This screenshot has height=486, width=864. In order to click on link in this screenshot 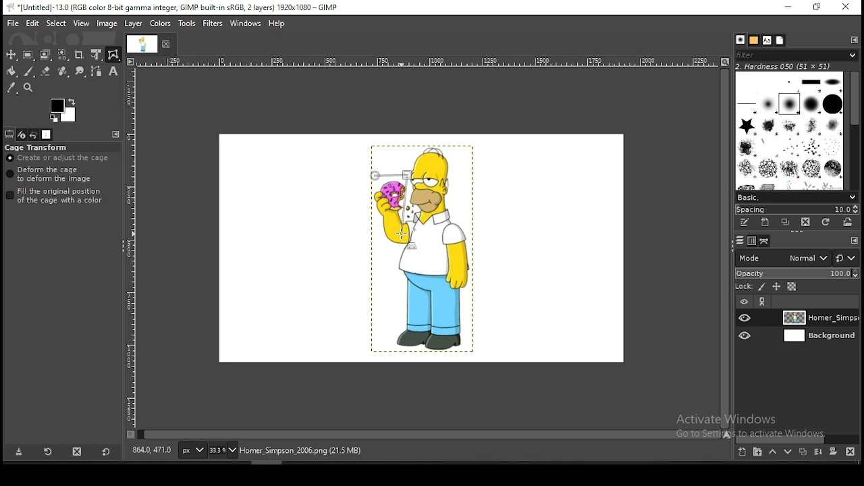, I will do `click(763, 302)`.